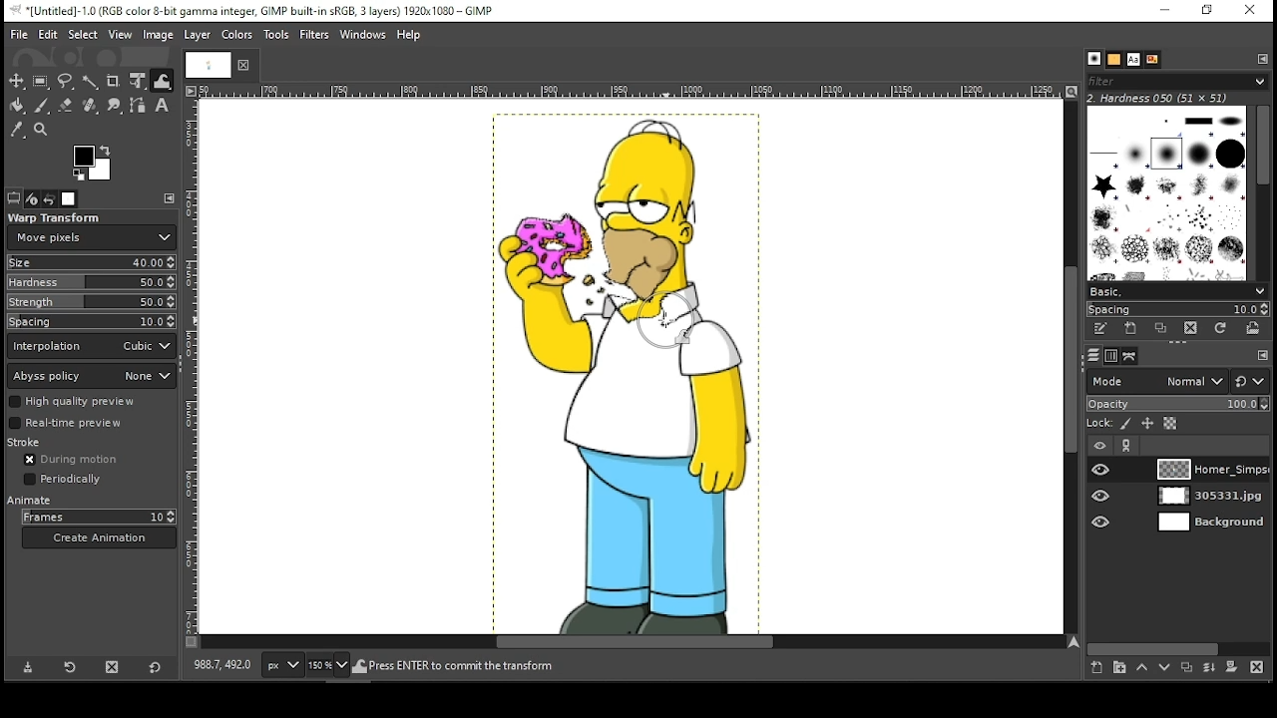  Describe the element at coordinates (1098, 669) in the screenshot. I see `create a new layer` at that location.